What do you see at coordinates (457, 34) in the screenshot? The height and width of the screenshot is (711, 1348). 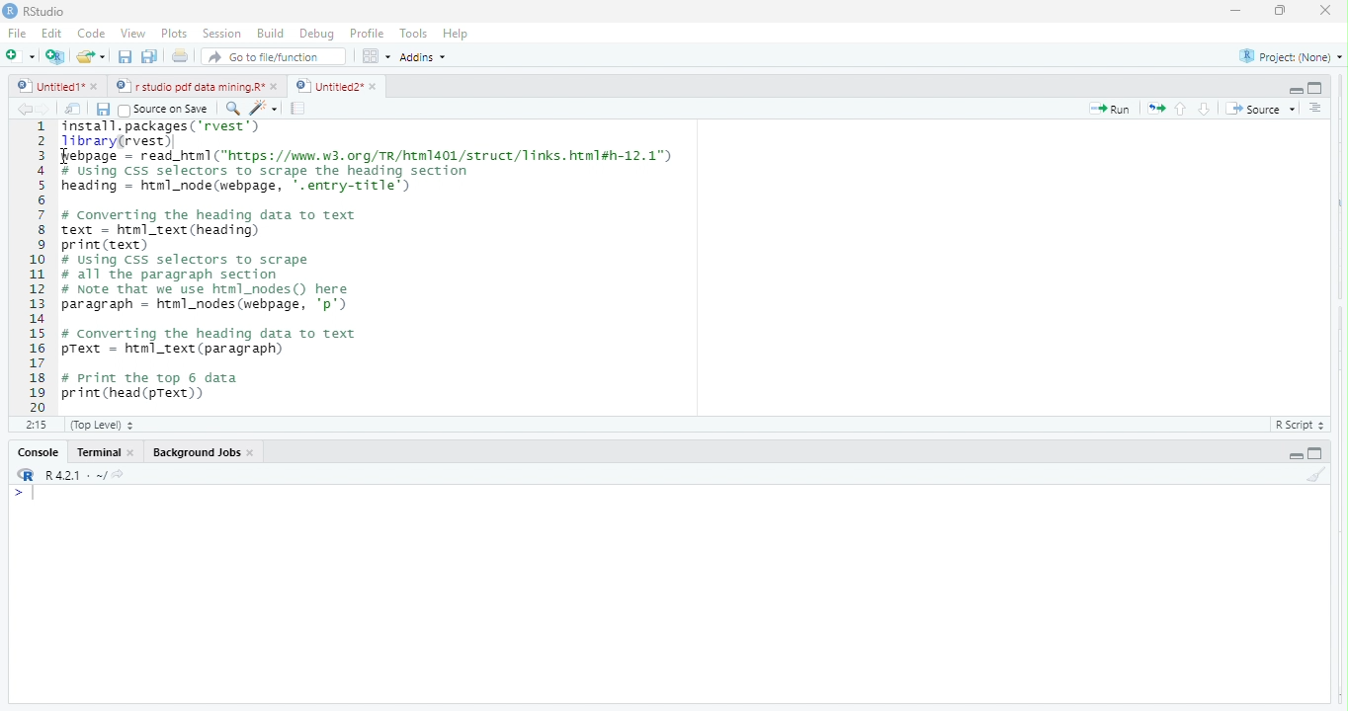 I see `Help` at bounding box center [457, 34].